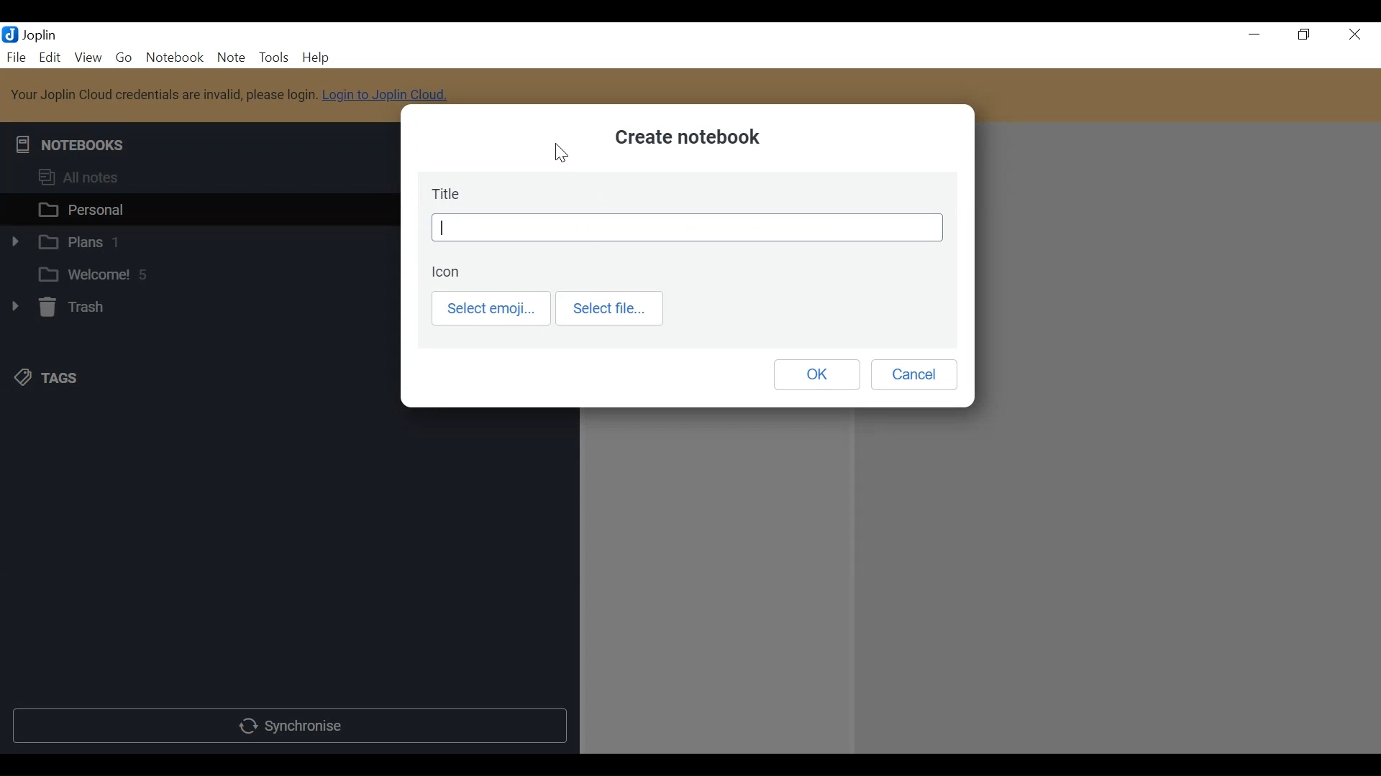 Image resolution: width=1381 pixels, height=776 pixels. I want to click on Trash, so click(56, 308).